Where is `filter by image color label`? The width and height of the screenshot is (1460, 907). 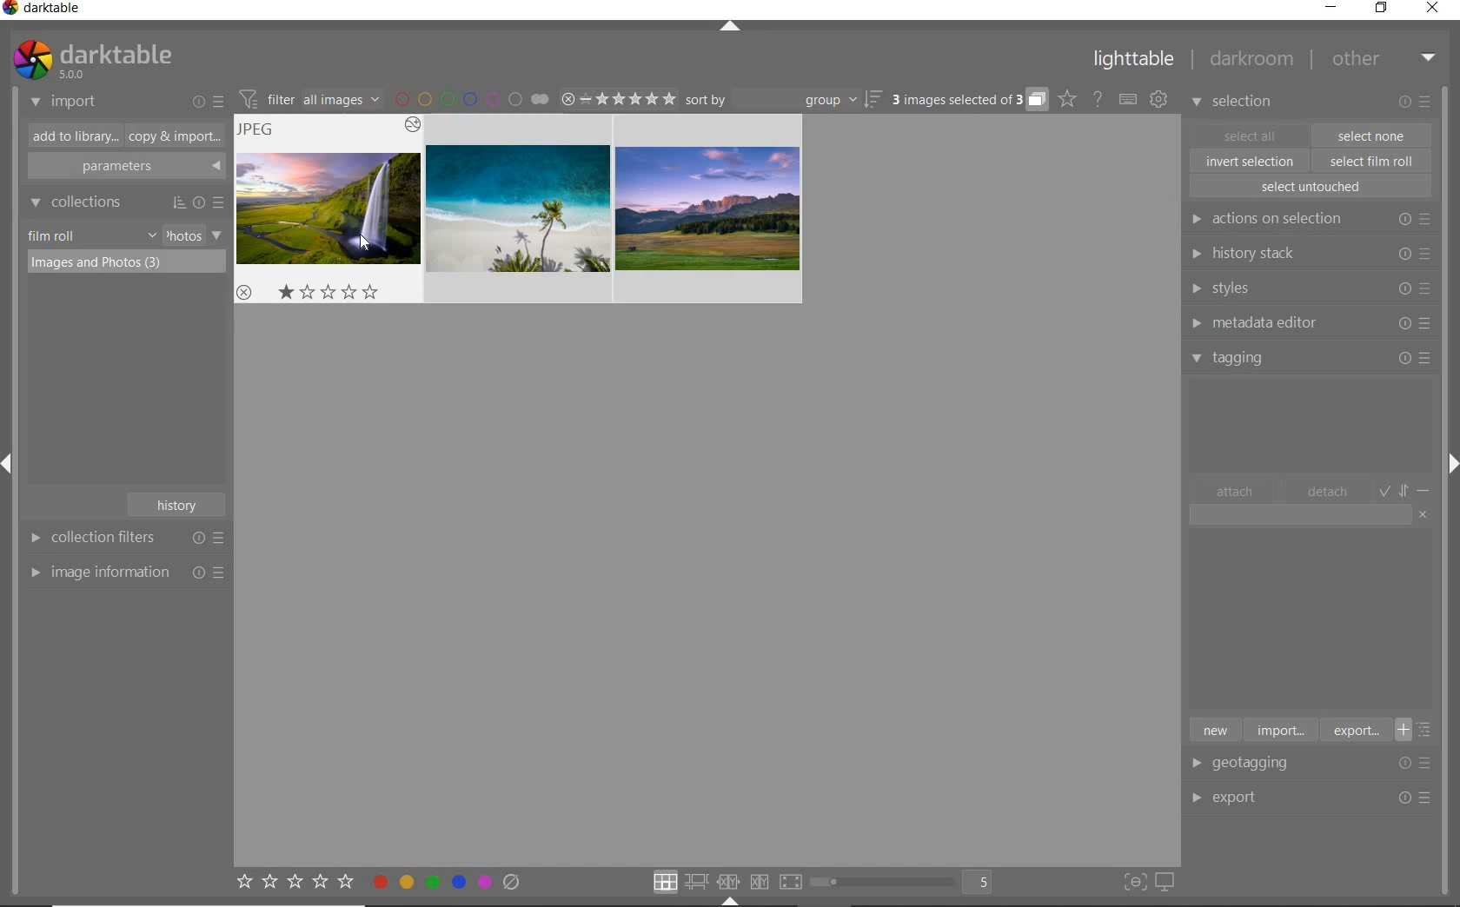
filter by image color label is located at coordinates (471, 98).